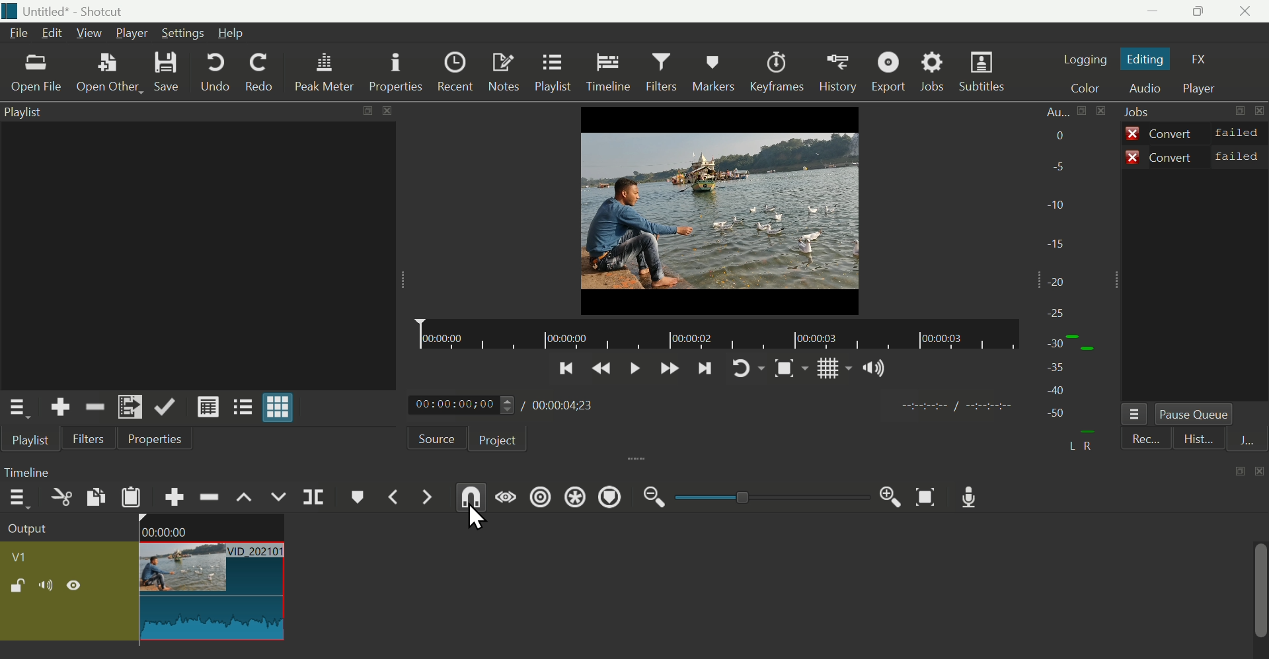 This screenshot has width=1269, height=659. What do you see at coordinates (110, 75) in the screenshot?
I see `Open Other` at bounding box center [110, 75].